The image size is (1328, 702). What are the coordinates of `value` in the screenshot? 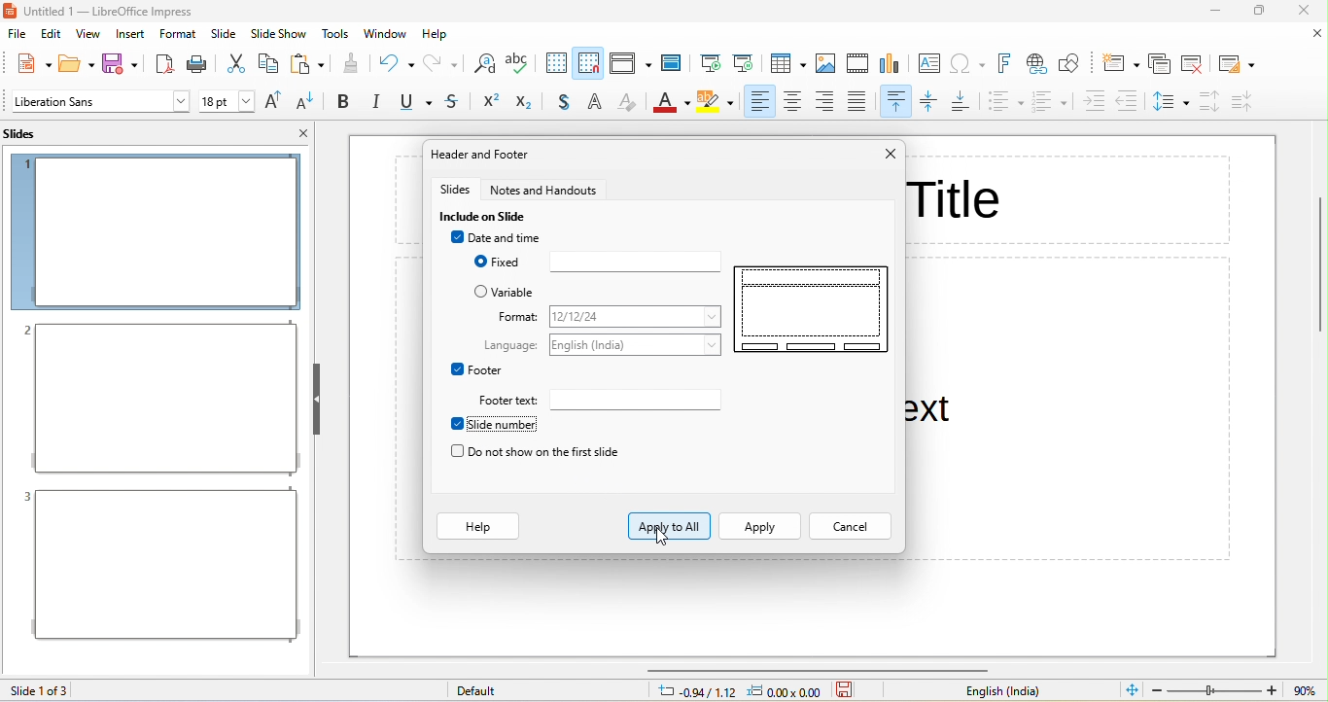 It's located at (1303, 690).